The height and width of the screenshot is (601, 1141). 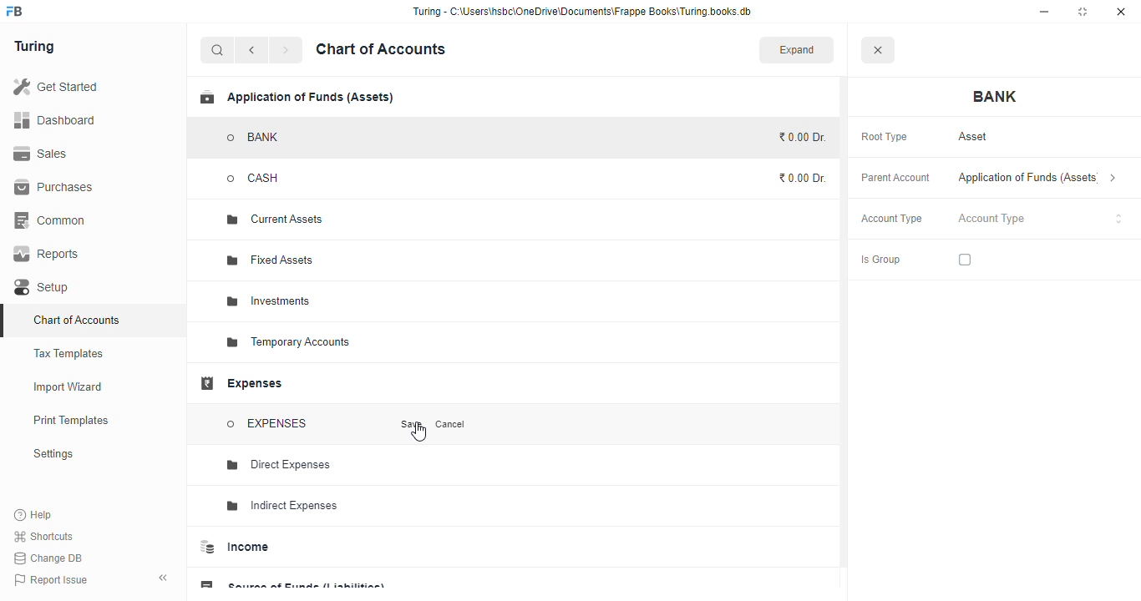 What do you see at coordinates (280, 465) in the screenshot?
I see `direct expenses` at bounding box center [280, 465].